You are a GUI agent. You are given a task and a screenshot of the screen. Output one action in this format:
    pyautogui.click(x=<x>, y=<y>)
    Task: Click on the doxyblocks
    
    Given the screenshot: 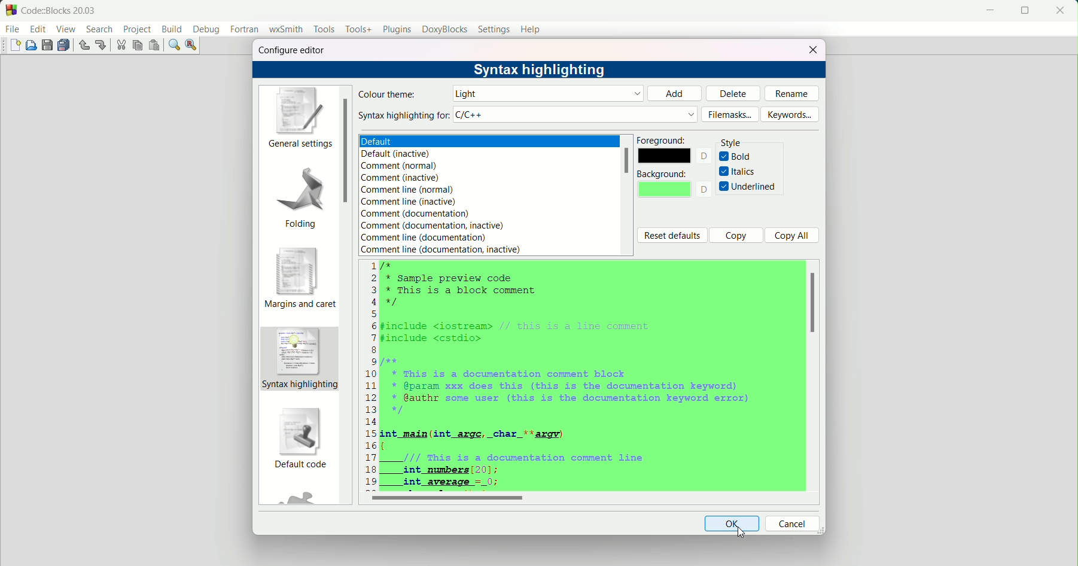 What is the action you would take?
    pyautogui.click(x=445, y=29)
    